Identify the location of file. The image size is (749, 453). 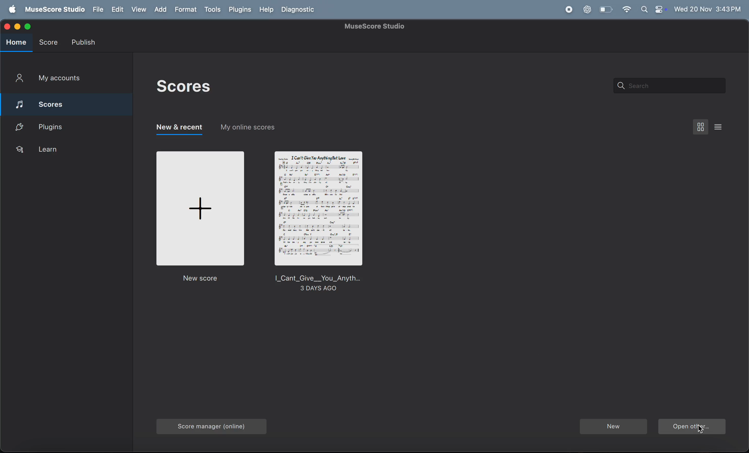
(98, 9).